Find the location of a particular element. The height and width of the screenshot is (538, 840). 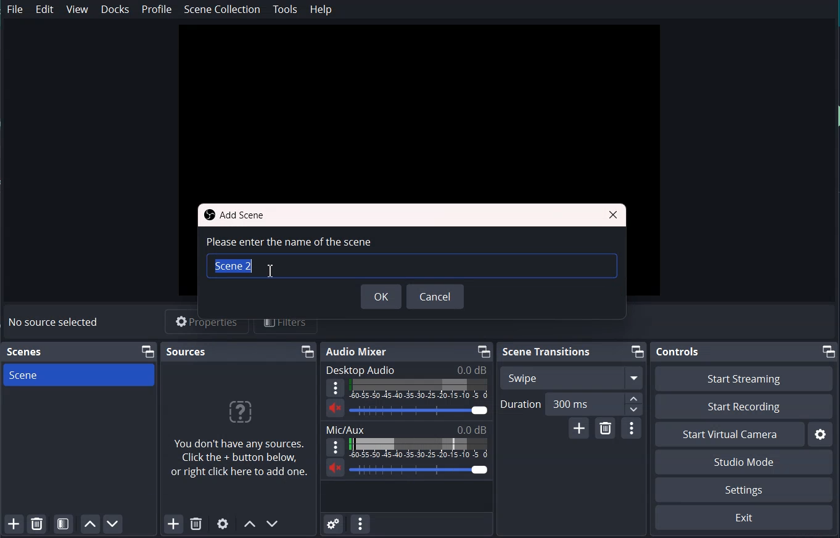

Remove Selected Source is located at coordinates (196, 524).